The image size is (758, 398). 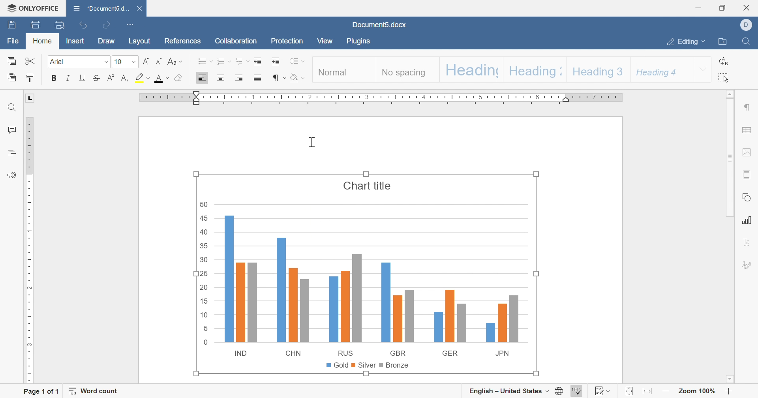 What do you see at coordinates (105, 41) in the screenshot?
I see `draw` at bounding box center [105, 41].